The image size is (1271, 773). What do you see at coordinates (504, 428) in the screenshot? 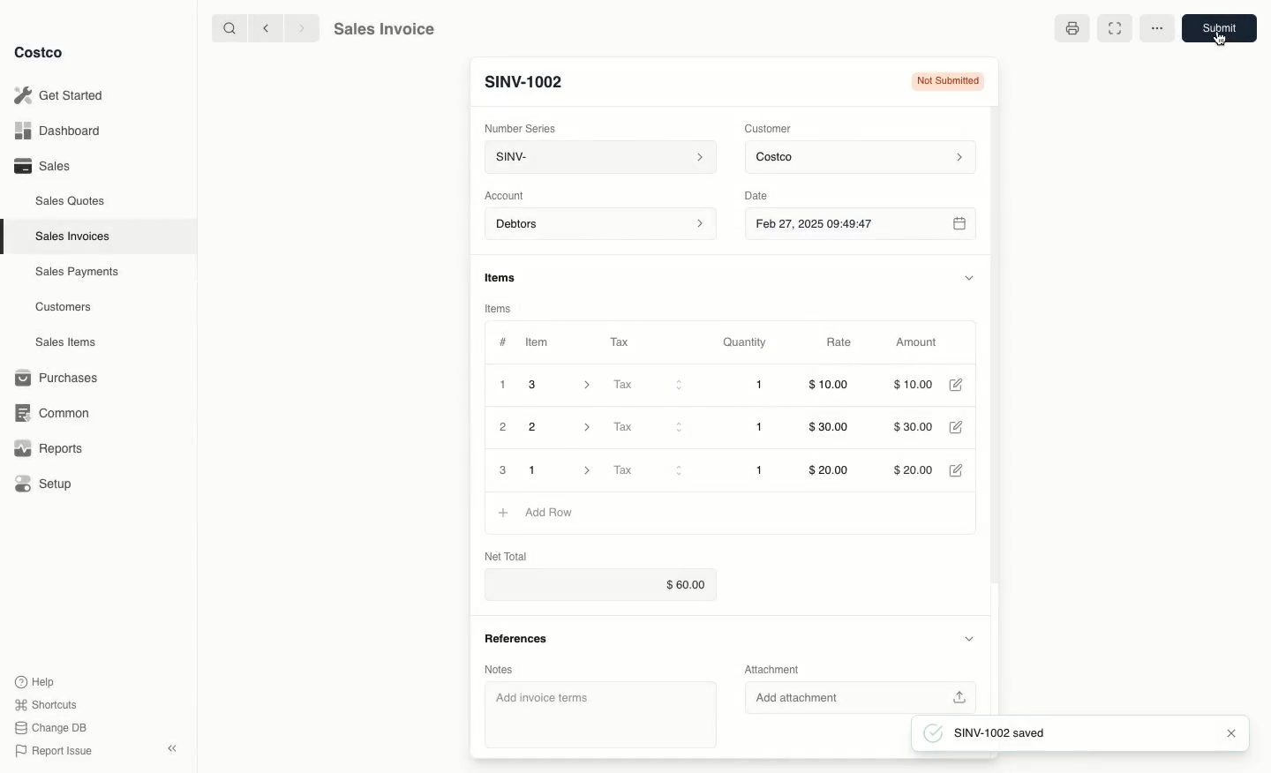
I see `2` at bounding box center [504, 428].